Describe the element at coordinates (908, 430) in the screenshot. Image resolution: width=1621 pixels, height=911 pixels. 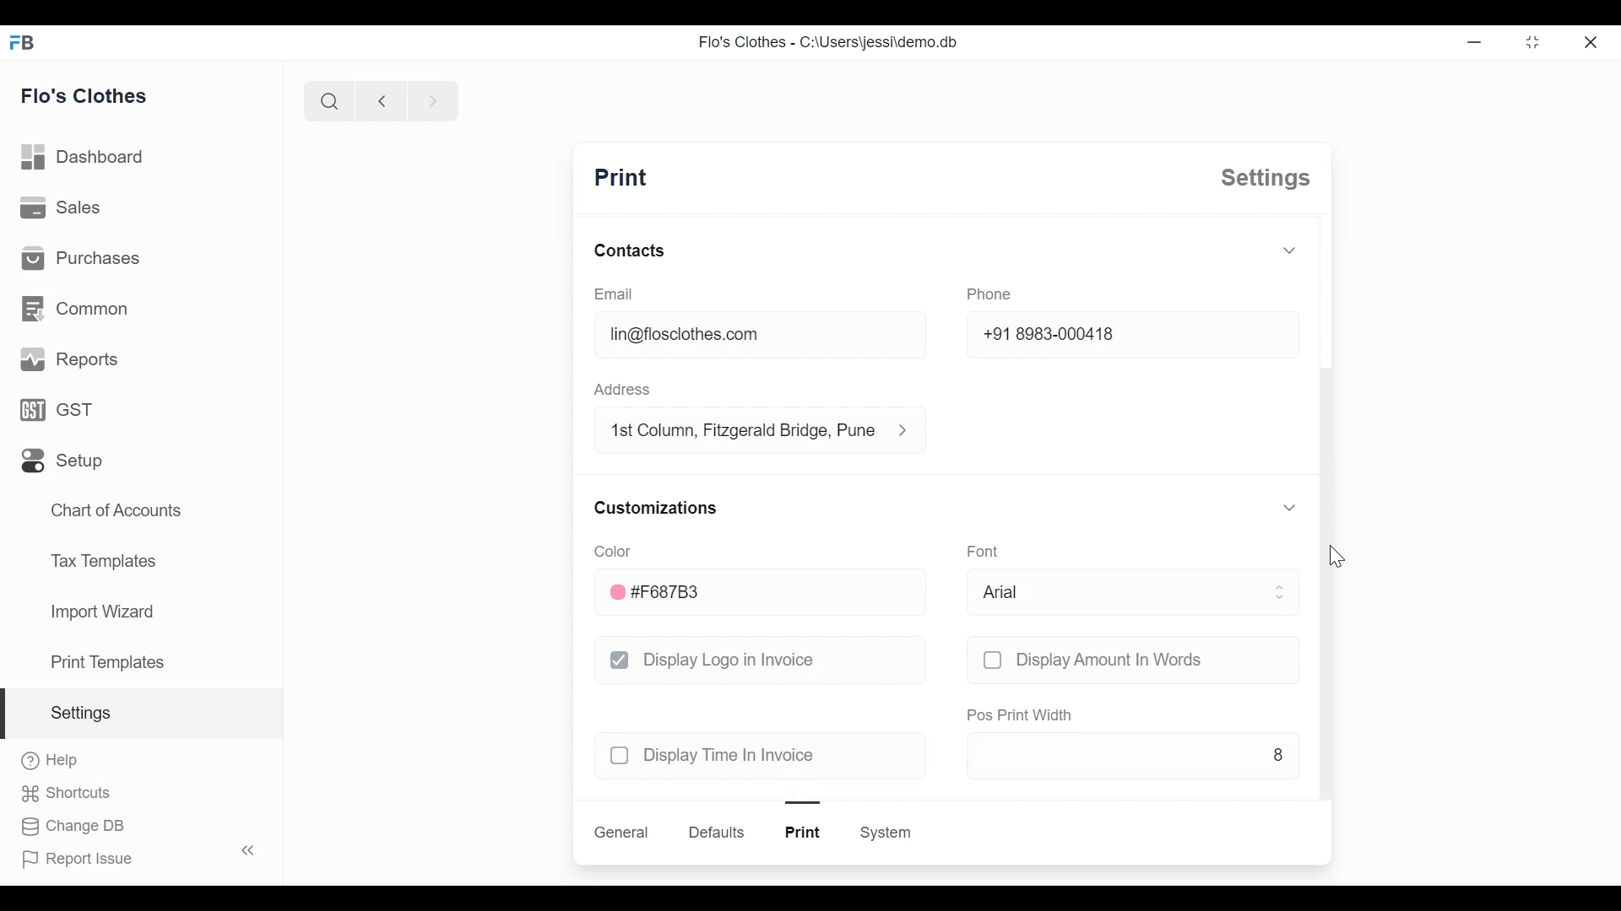
I see `address information` at that location.